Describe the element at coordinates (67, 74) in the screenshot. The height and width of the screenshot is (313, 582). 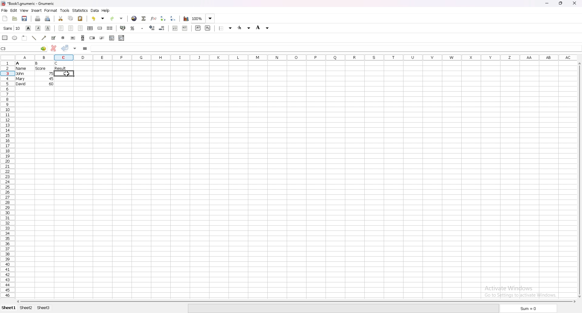
I see `cursor` at that location.